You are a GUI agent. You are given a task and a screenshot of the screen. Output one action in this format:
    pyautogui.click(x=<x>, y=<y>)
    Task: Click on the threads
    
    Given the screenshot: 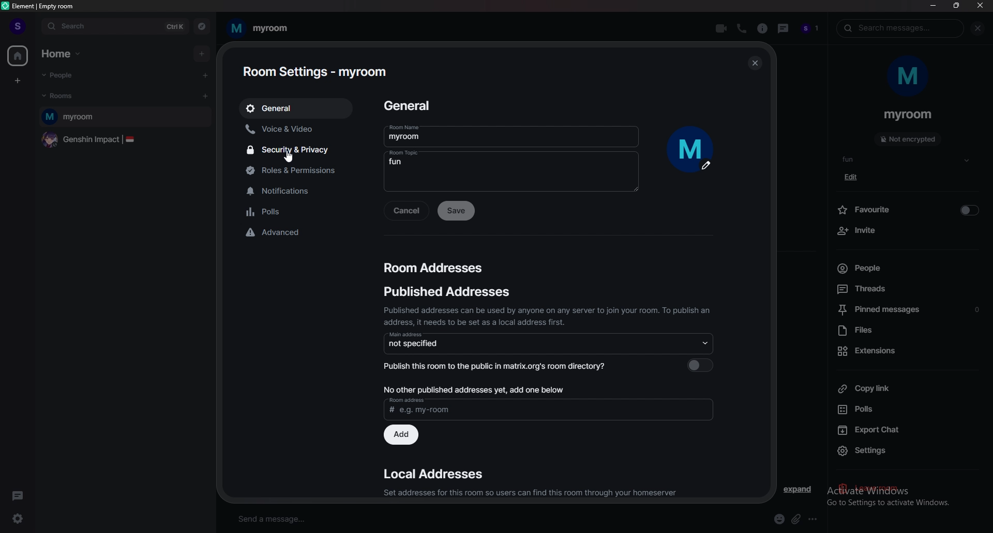 What is the action you would take?
    pyautogui.click(x=907, y=289)
    